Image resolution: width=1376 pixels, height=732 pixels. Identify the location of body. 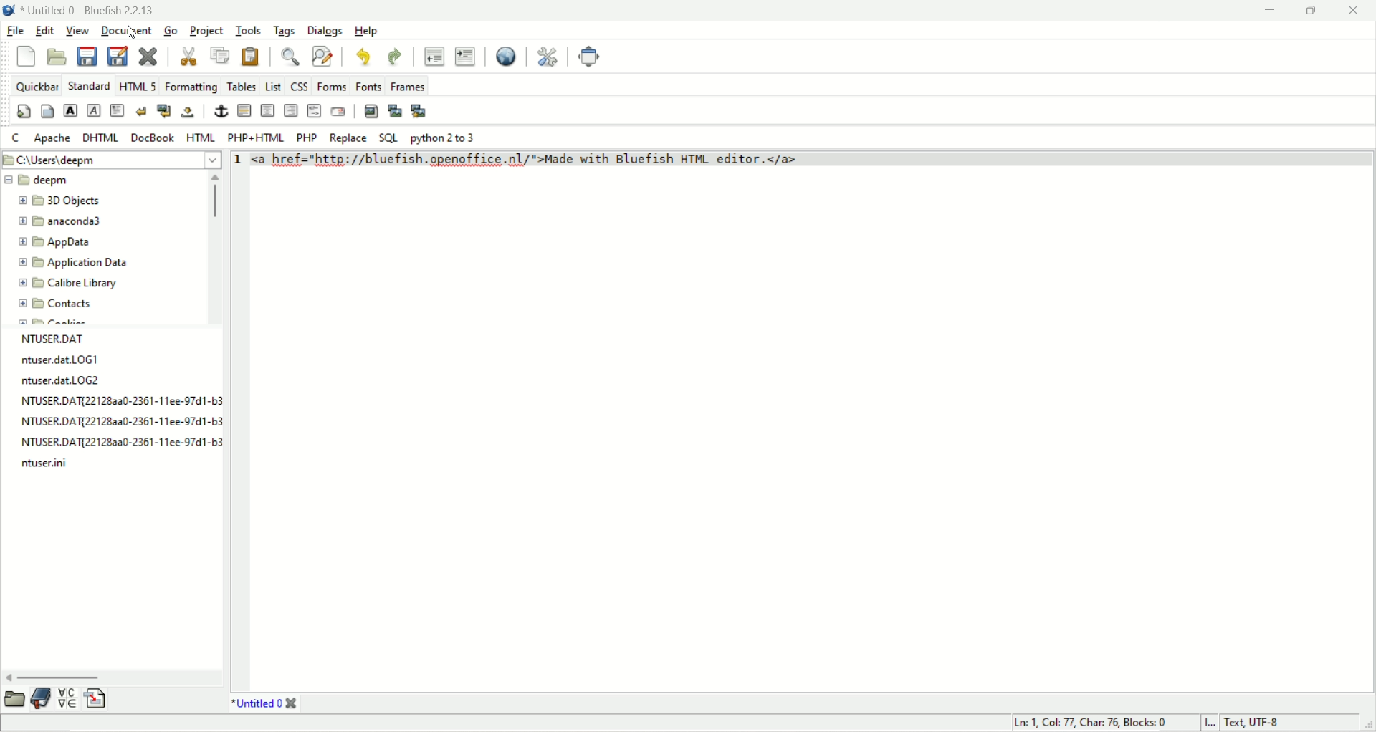
(45, 112).